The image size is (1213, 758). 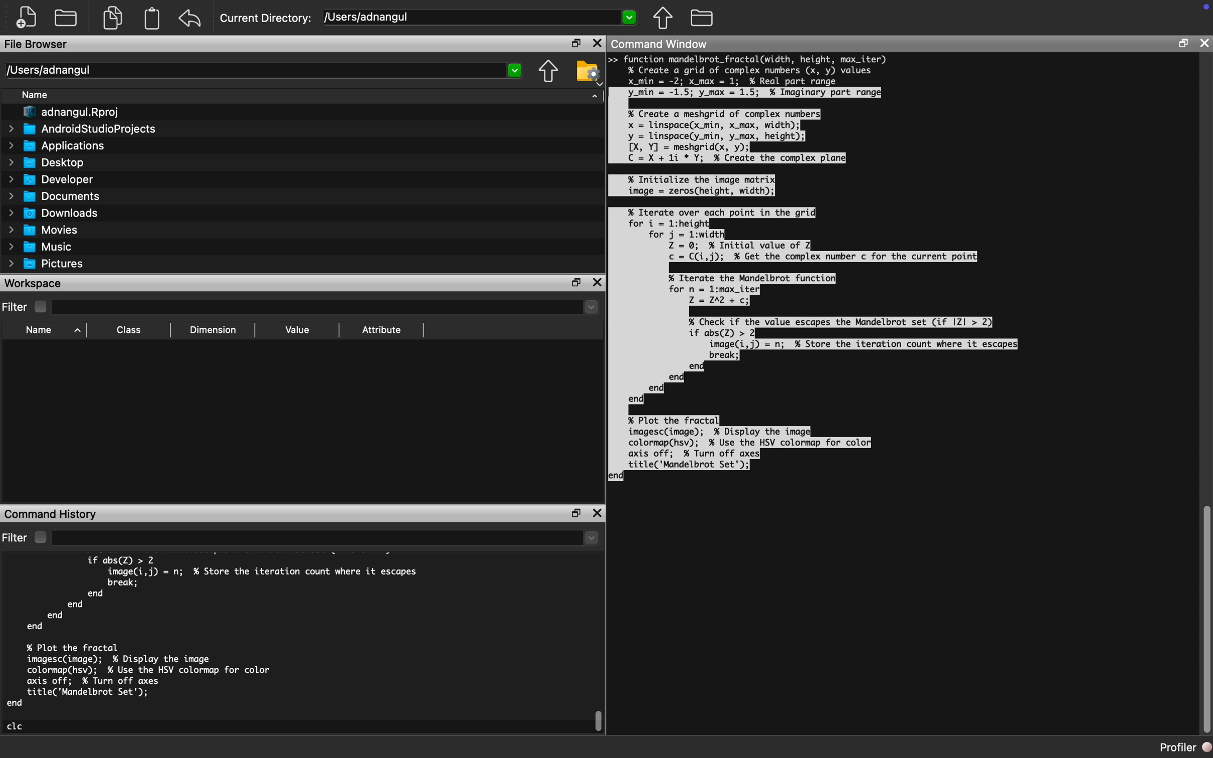 What do you see at coordinates (152, 21) in the screenshot?
I see `Clipboard` at bounding box center [152, 21].